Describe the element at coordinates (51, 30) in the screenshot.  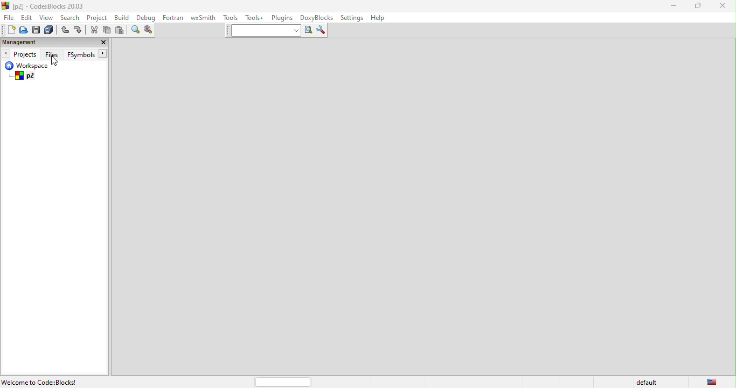
I see `save everything` at that location.